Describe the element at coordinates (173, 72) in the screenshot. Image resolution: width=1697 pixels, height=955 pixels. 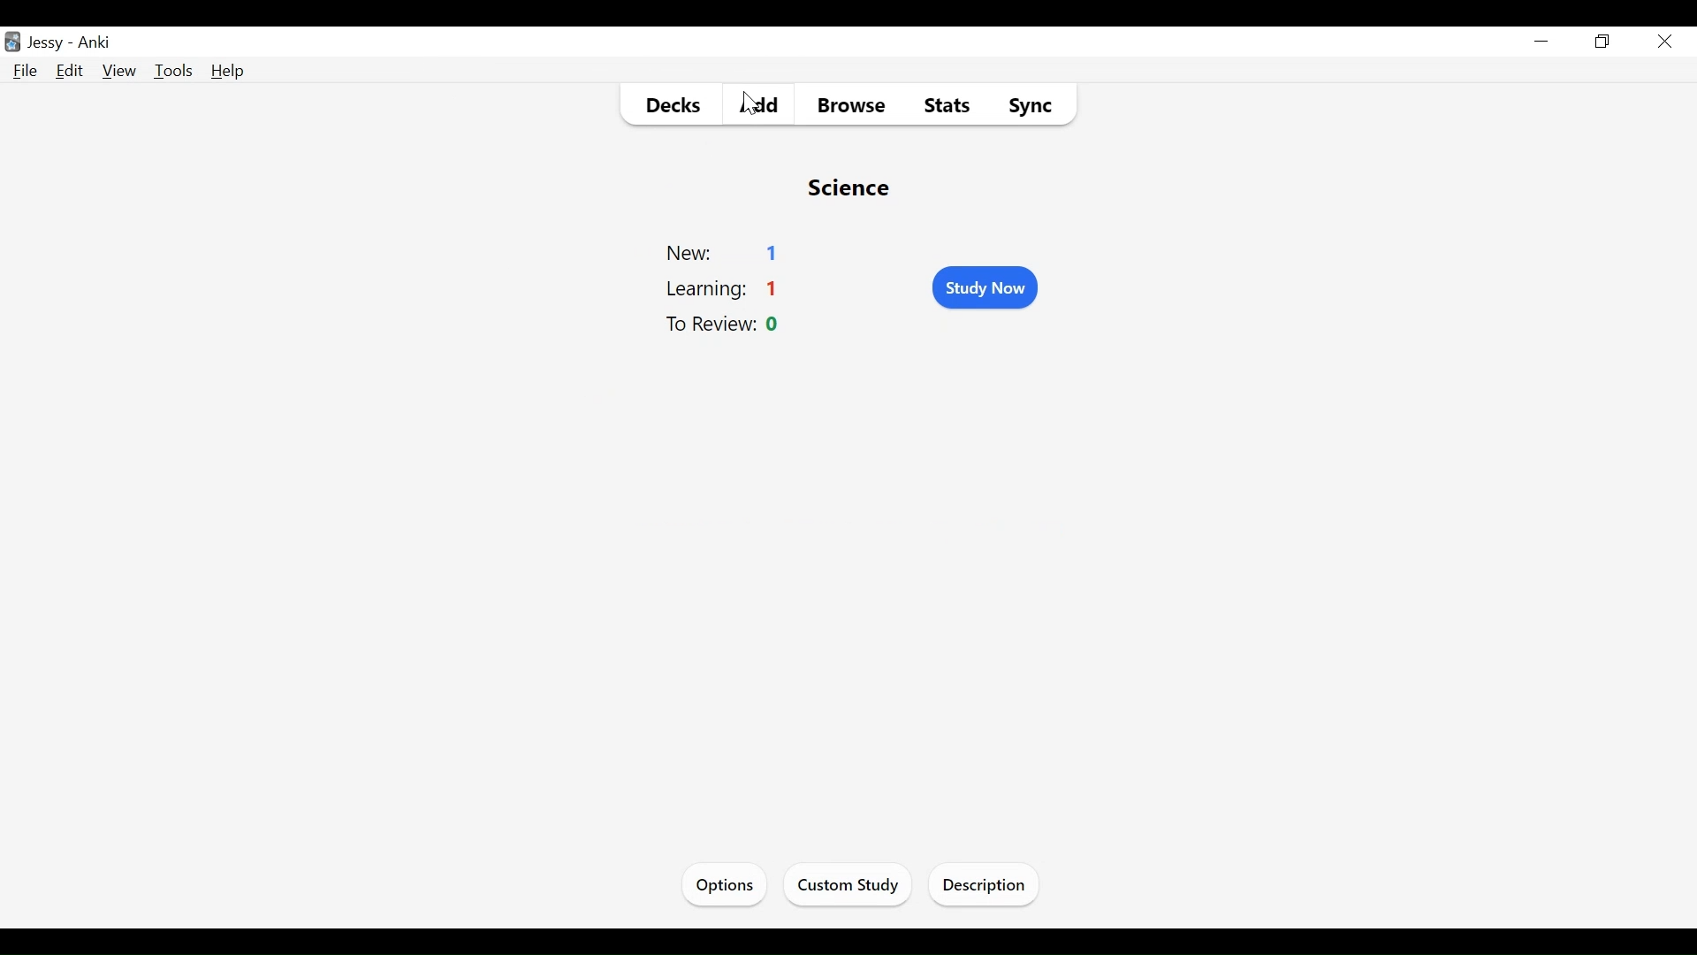
I see `Tools` at that location.